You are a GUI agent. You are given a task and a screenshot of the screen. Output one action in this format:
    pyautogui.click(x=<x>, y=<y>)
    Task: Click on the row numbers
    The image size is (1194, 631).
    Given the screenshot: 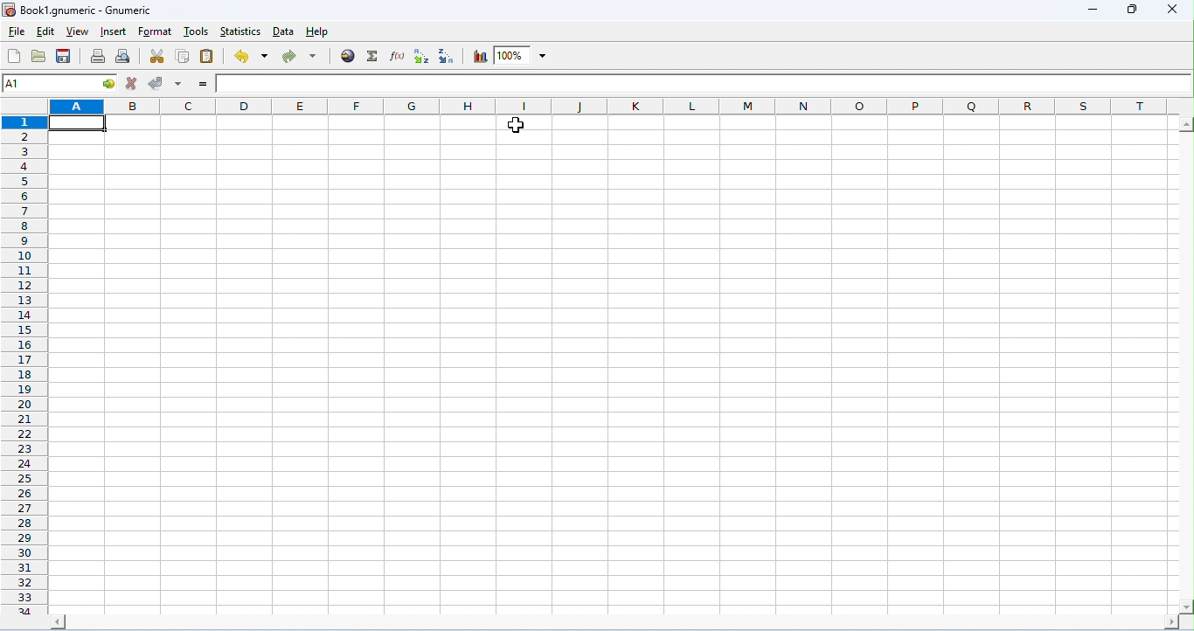 What is the action you would take?
    pyautogui.click(x=24, y=364)
    